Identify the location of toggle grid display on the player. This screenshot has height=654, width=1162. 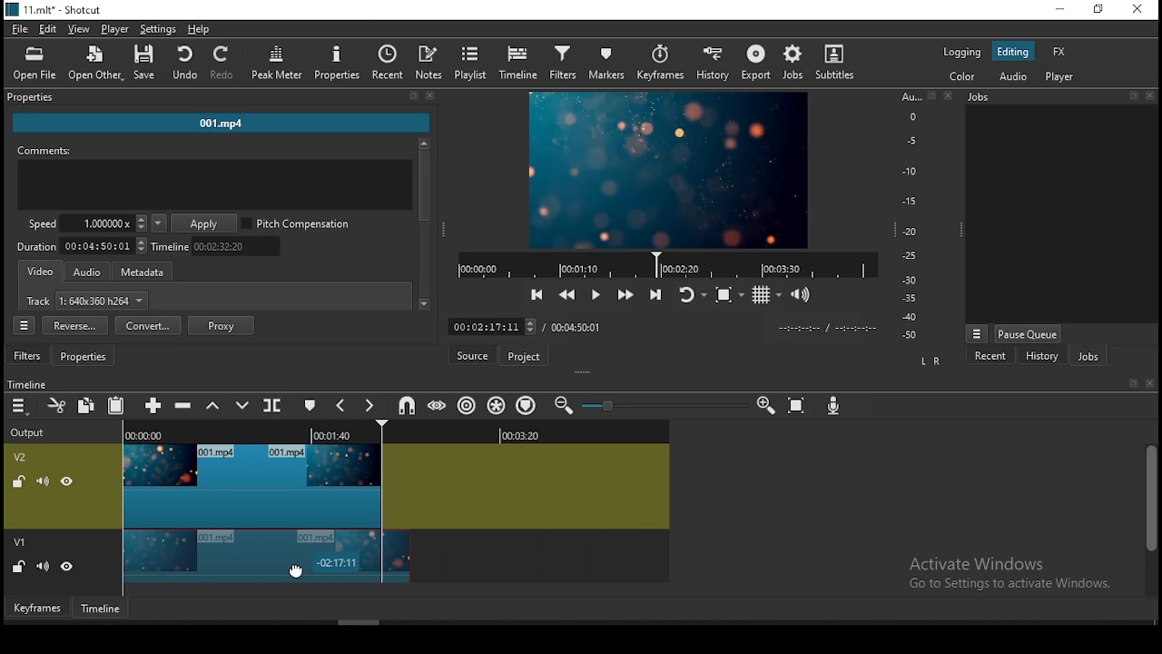
(769, 294).